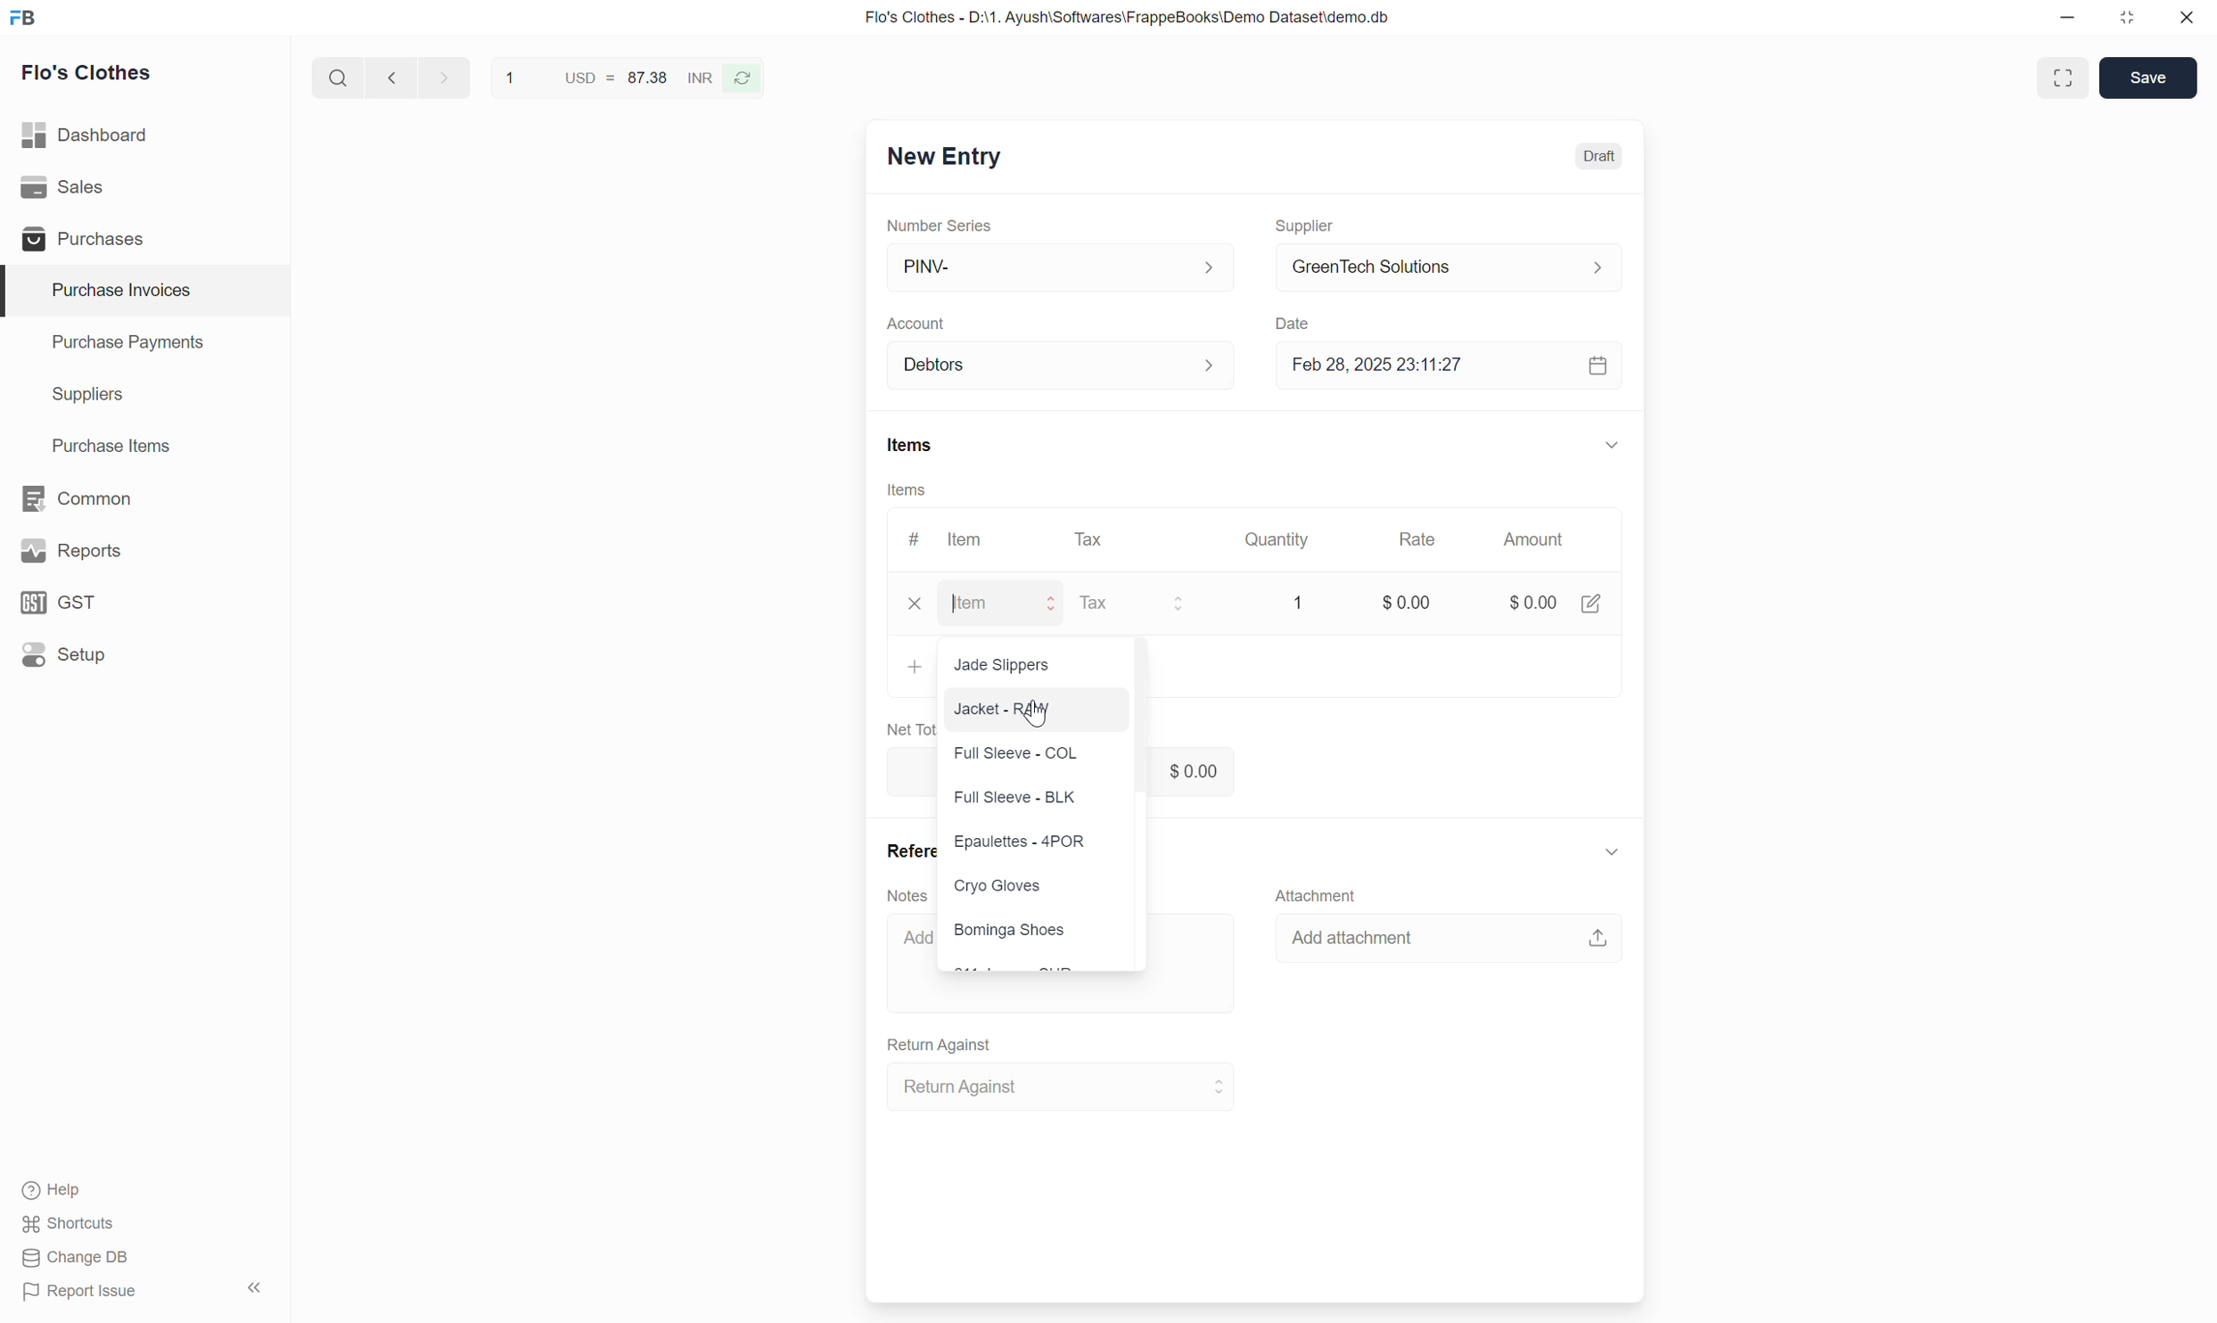 The width and height of the screenshot is (2217, 1323). I want to click on Quantity, so click(1277, 539).